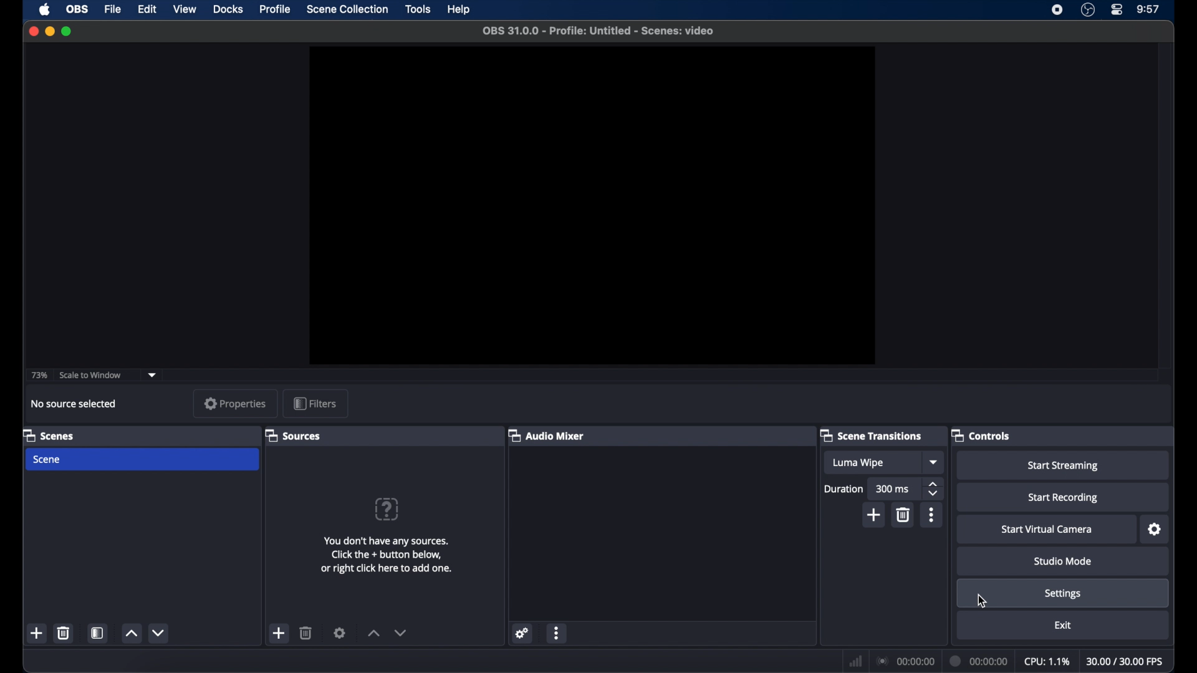  Describe the element at coordinates (386, 508) in the screenshot. I see `question mark icon` at that location.